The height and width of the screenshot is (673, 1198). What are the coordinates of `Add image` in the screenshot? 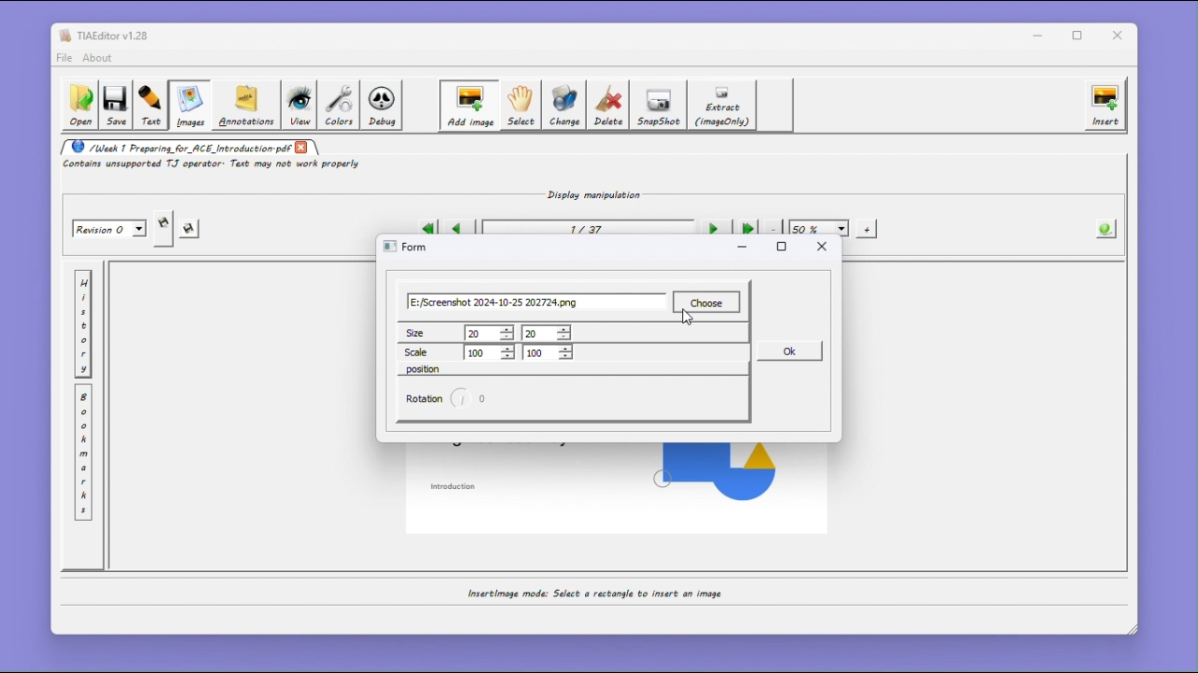 It's located at (468, 106).